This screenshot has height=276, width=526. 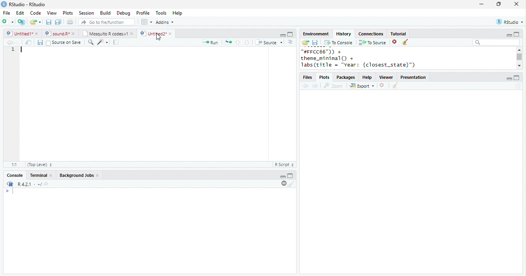 I want to click on clear, so click(x=395, y=86).